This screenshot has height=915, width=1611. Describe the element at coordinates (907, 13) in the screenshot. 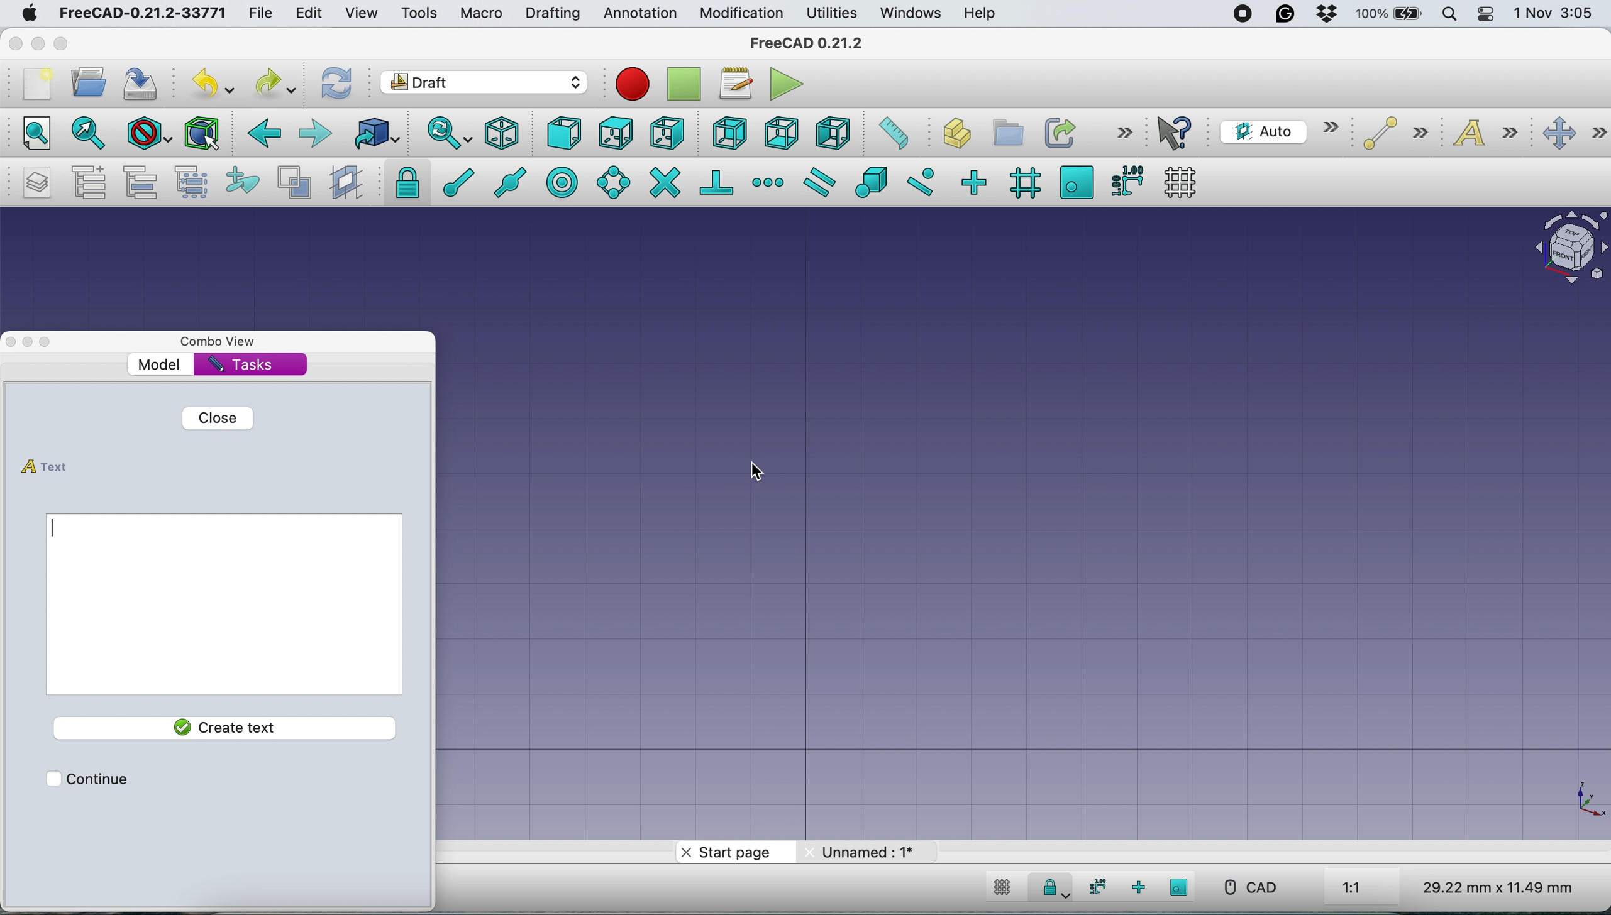

I see `windows` at that location.